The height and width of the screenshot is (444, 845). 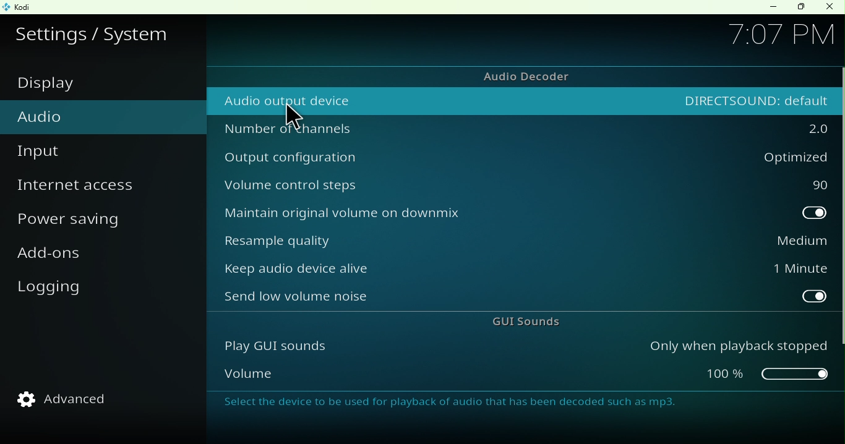 What do you see at coordinates (71, 403) in the screenshot?
I see `Advanced` at bounding box center [71, 403].